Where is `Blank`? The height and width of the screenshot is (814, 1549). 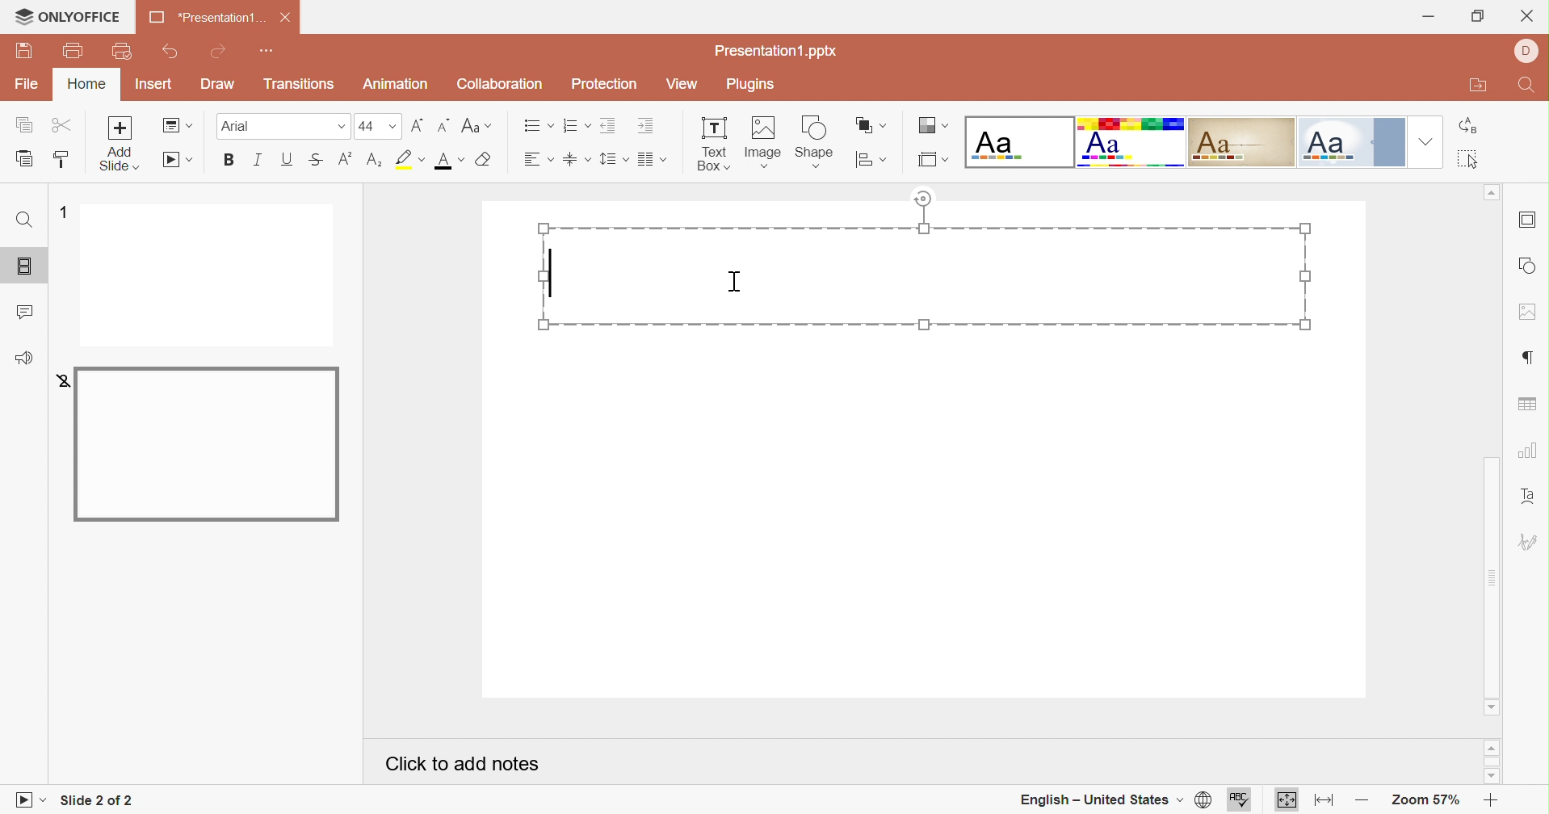
Blank is located at coordinates (1018, 141).